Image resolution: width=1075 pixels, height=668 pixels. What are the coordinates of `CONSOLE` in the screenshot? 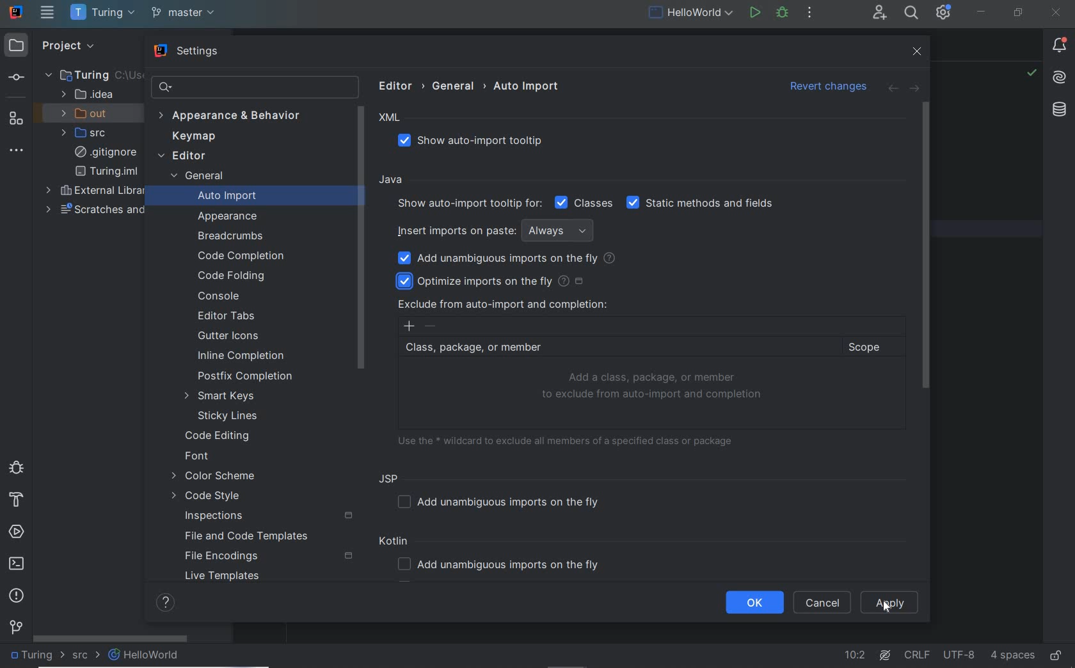 It's located at (218, 296).